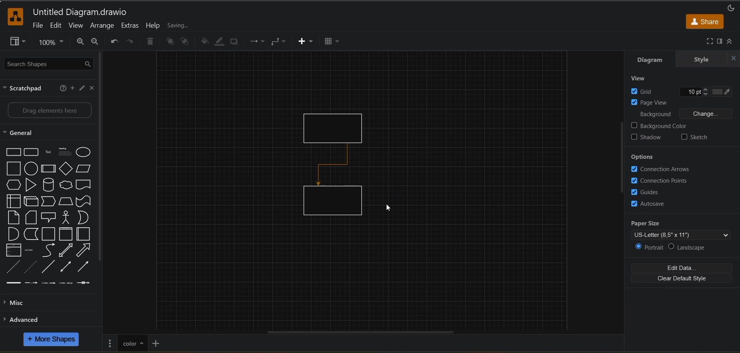 The height and width of the screenshot is (353, 740). I want to click on guides, so click(646, 191).